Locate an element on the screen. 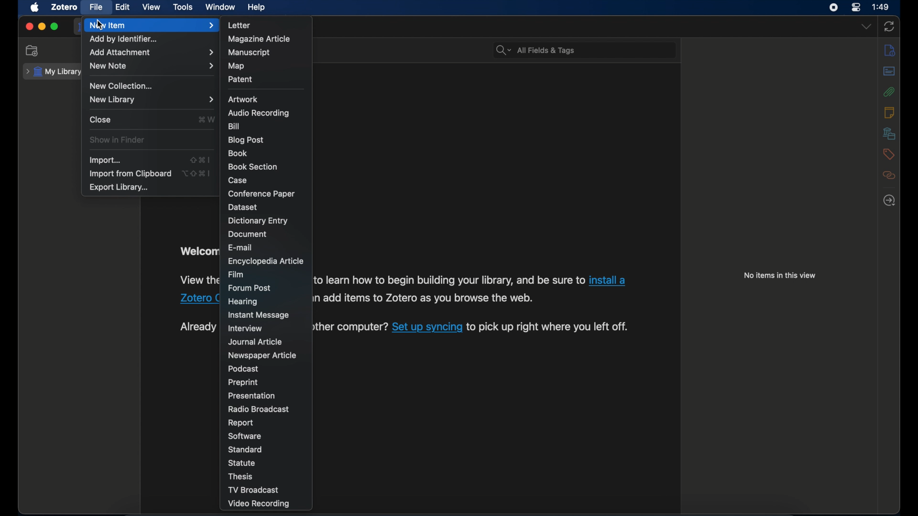  encyclopedia article is located at coordinates (265, 261).